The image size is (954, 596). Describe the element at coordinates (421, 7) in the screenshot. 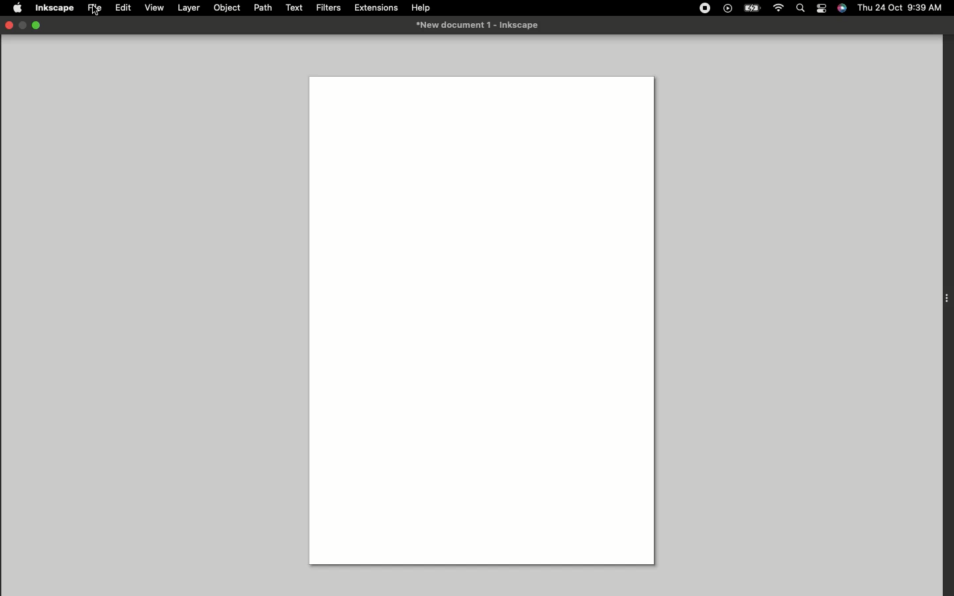

I see `Help` at that location.